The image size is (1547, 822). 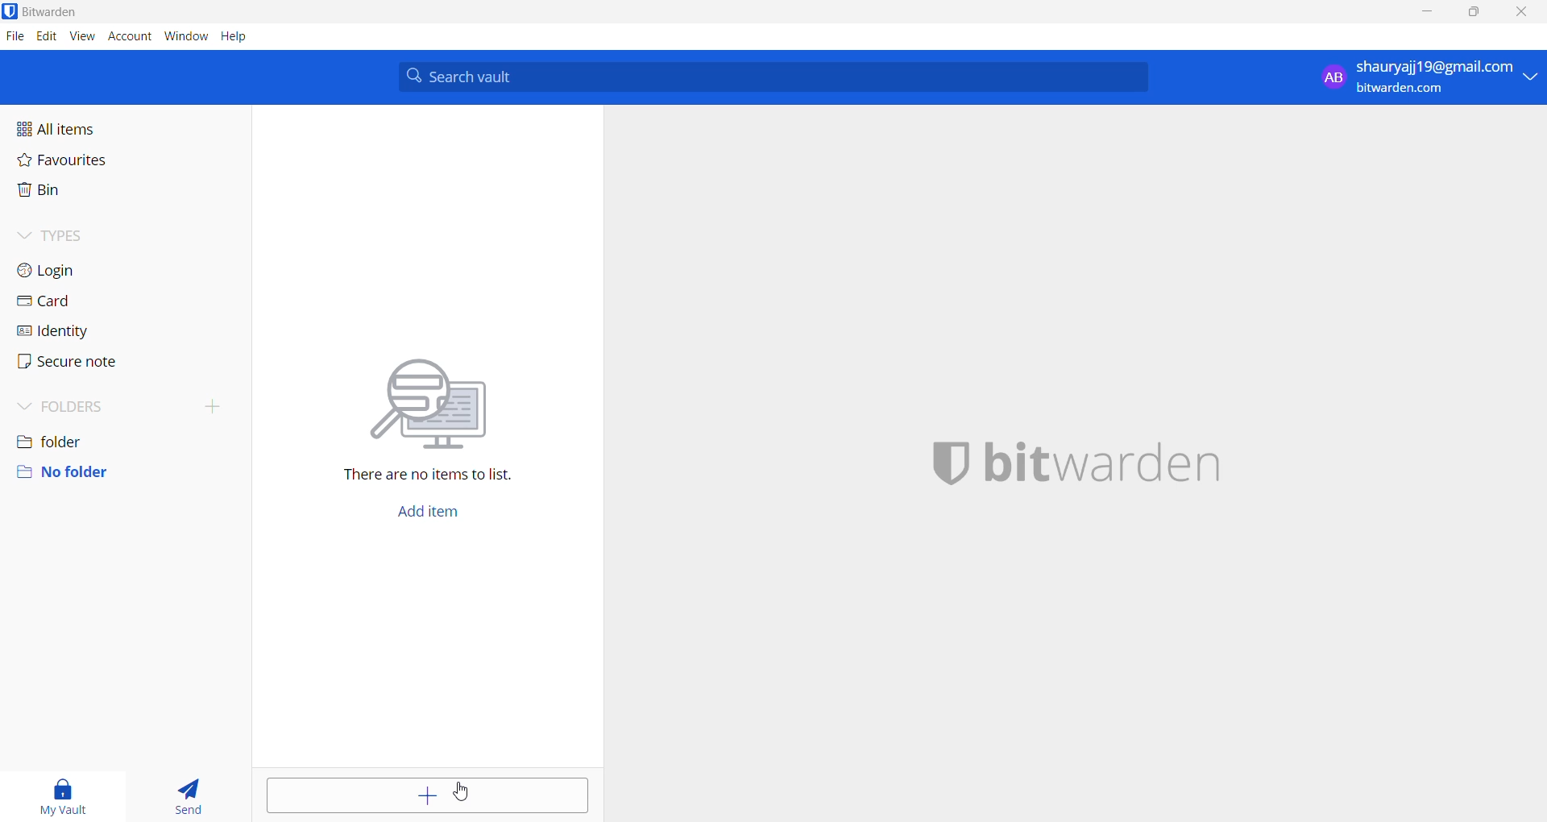 What do you see at coordinates (64, 792) in the screenshot?
I see `my vault` at bounding box center [64, 792].